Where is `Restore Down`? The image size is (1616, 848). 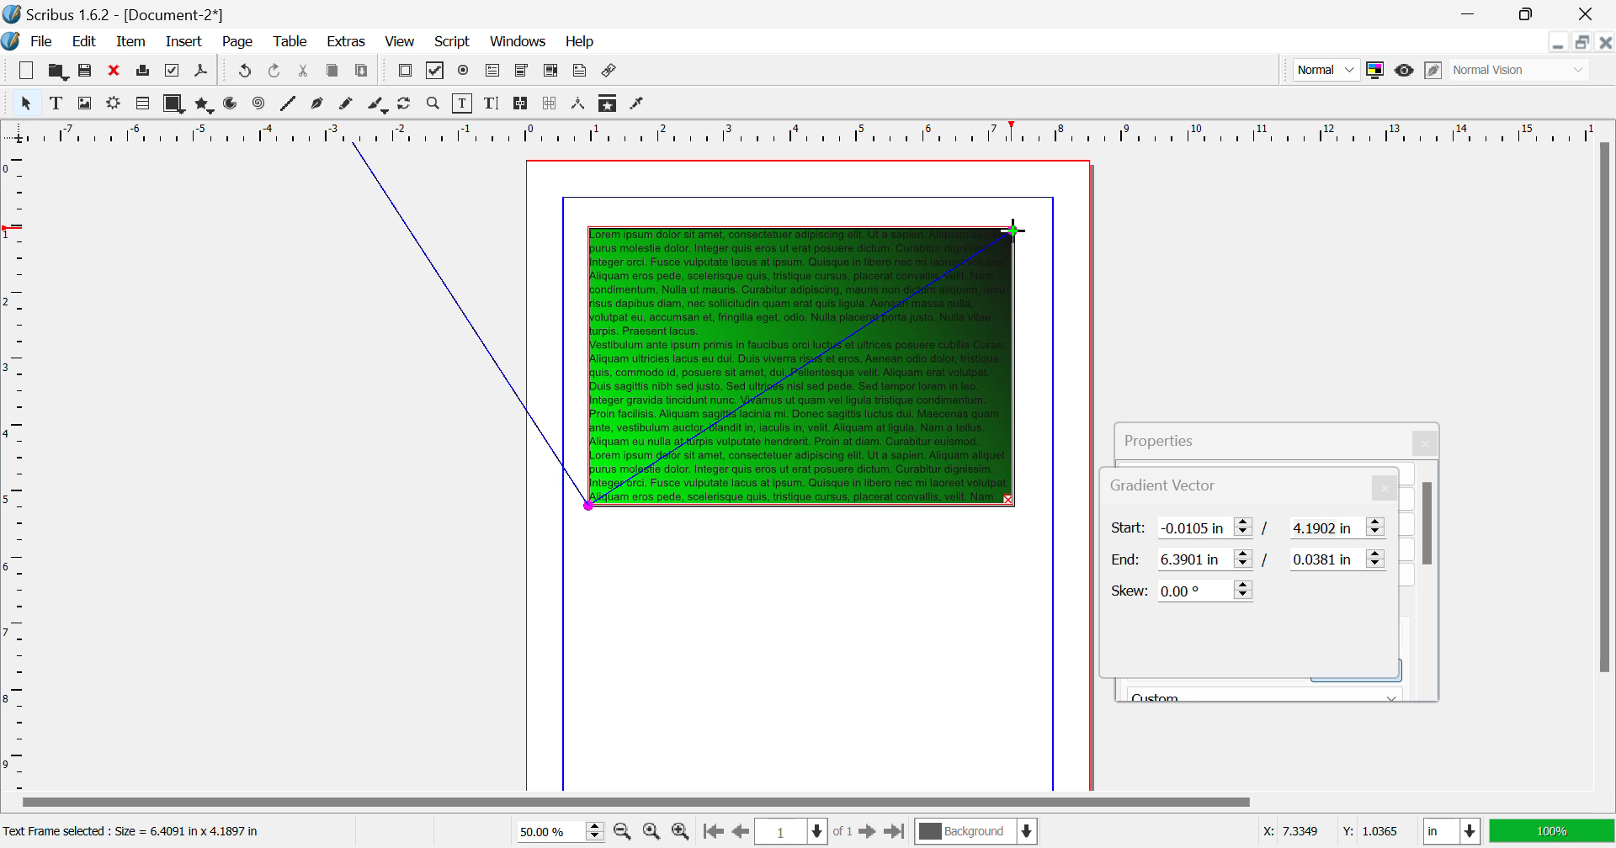 Restore Down is located at coordinates (1473, 14).